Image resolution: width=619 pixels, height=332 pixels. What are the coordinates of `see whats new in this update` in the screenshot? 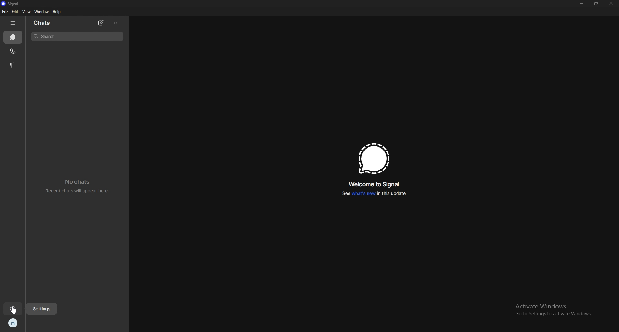 It's located at (373, 193).